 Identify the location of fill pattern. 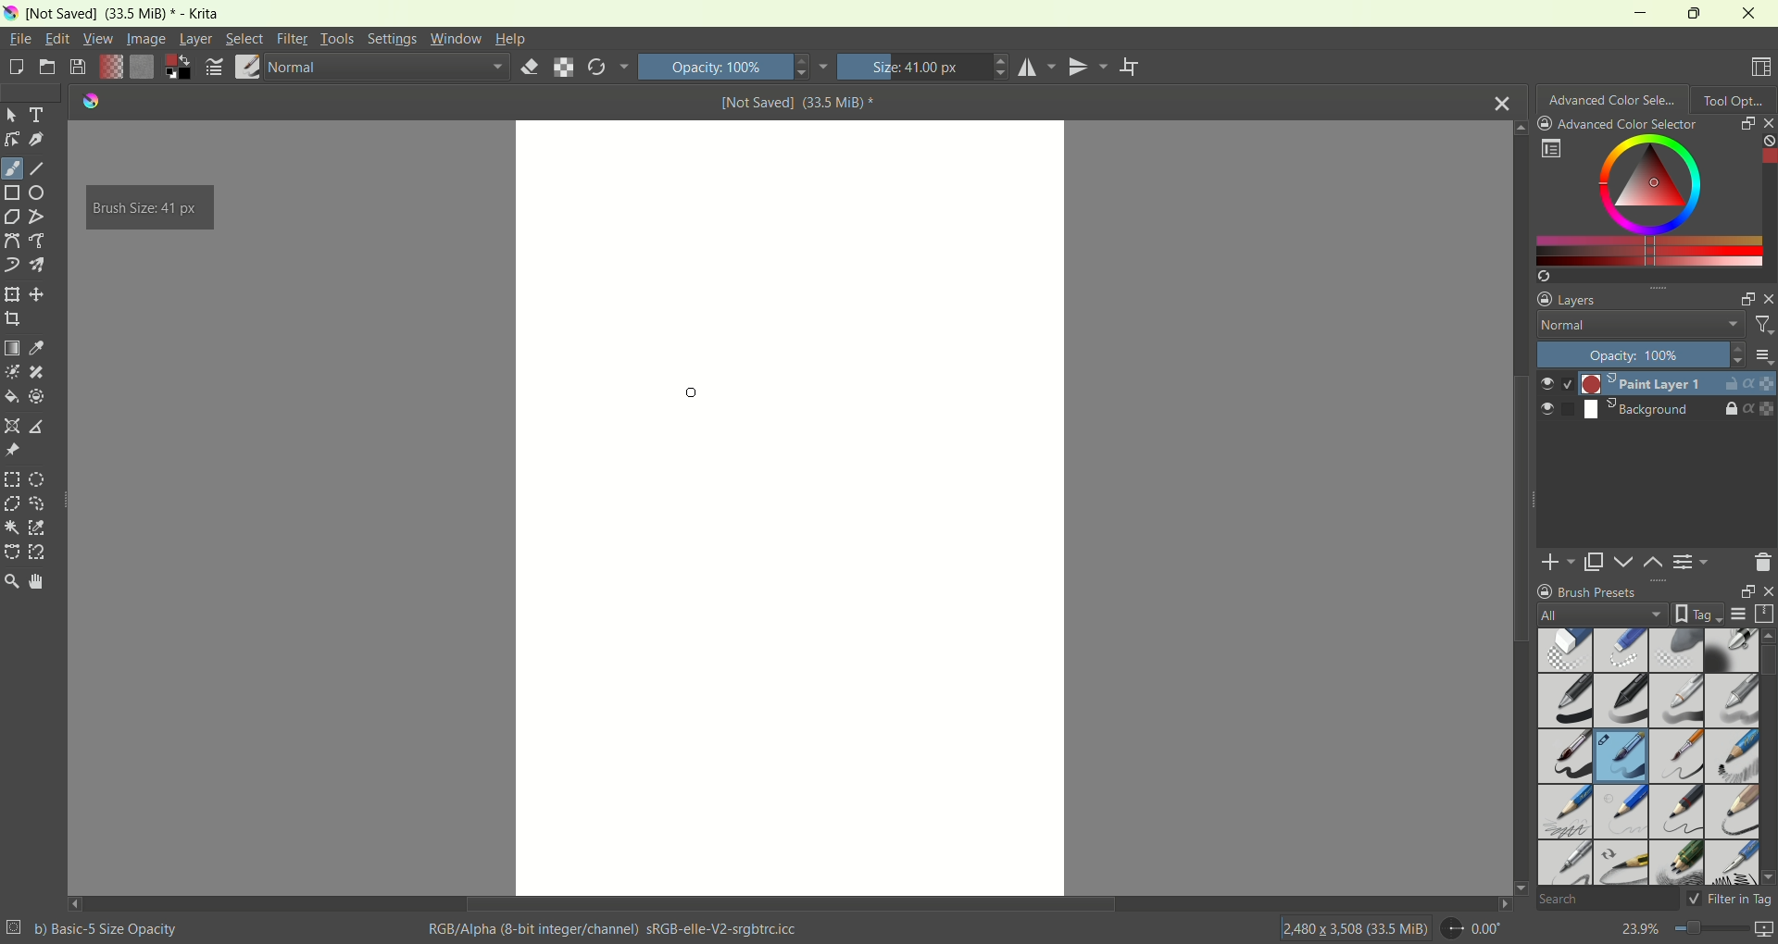
(143, 68).